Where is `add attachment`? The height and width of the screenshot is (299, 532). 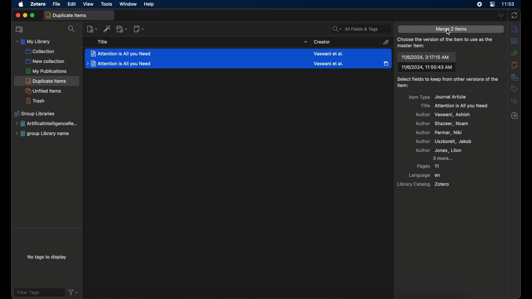 add attachment is located at coordinates (122, 29).